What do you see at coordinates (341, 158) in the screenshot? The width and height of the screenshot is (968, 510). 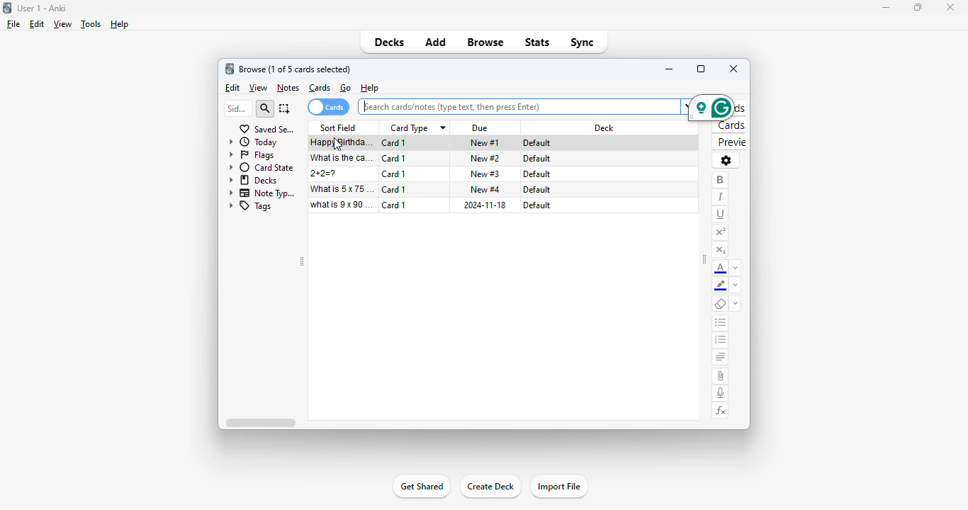 I see `what is the capital of France?` at bounding box center [341, 158].